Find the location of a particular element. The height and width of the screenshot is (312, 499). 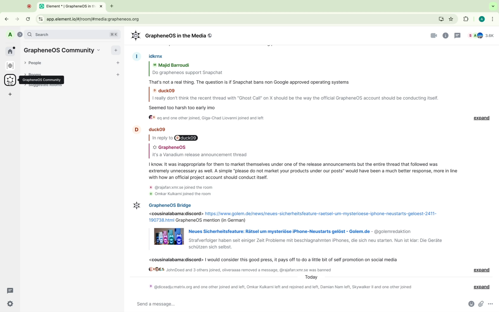

Majid Berroudi is located at coordinates (173, 65).